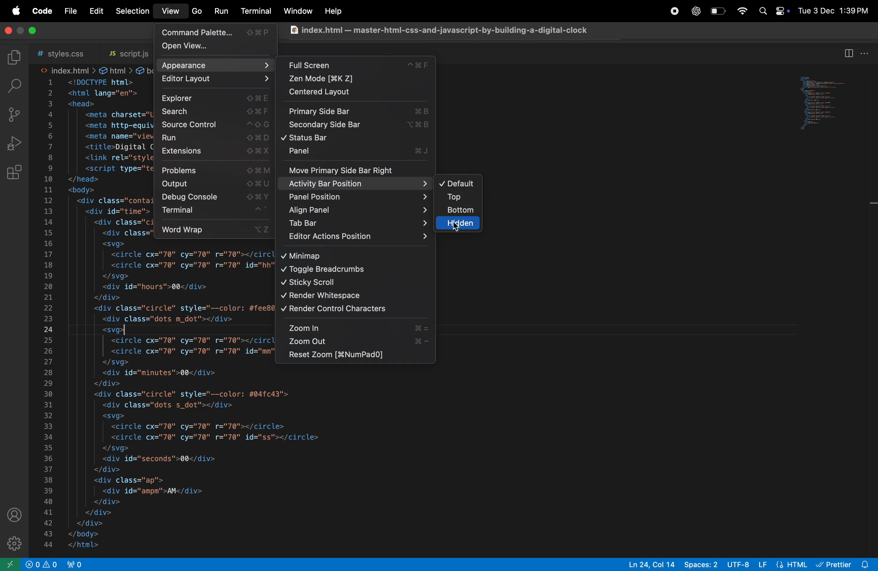  I want to click on edit, so click(94, 12).